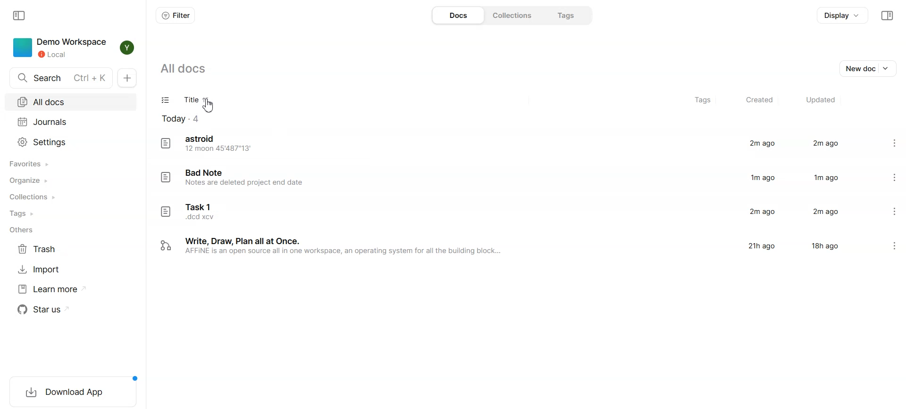  What do you see at coordinates (568, 15) in the screenshot?
I see `Tags` at bounding box center [568, 15].